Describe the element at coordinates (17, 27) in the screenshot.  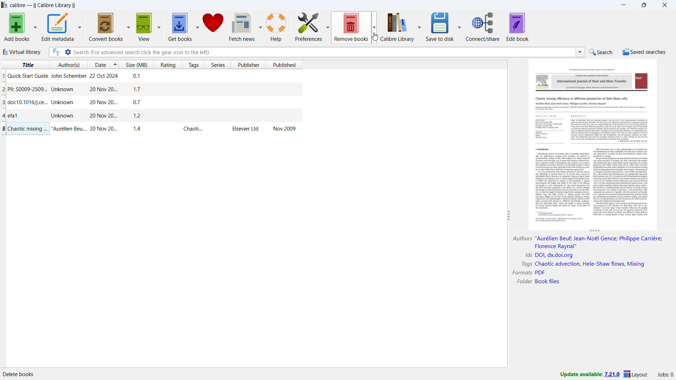
I see `add books ` at that location.